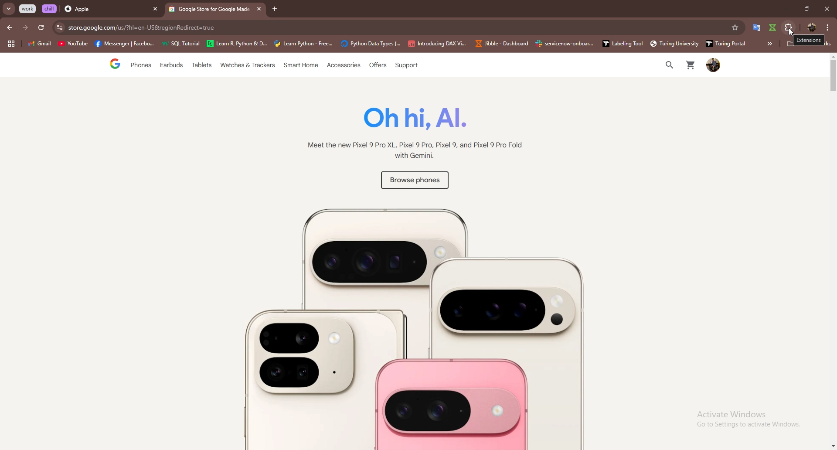  What do you see at coordinates (103, 10) in the screenshot?
I see `Apple` at bounding box center [103, 10].